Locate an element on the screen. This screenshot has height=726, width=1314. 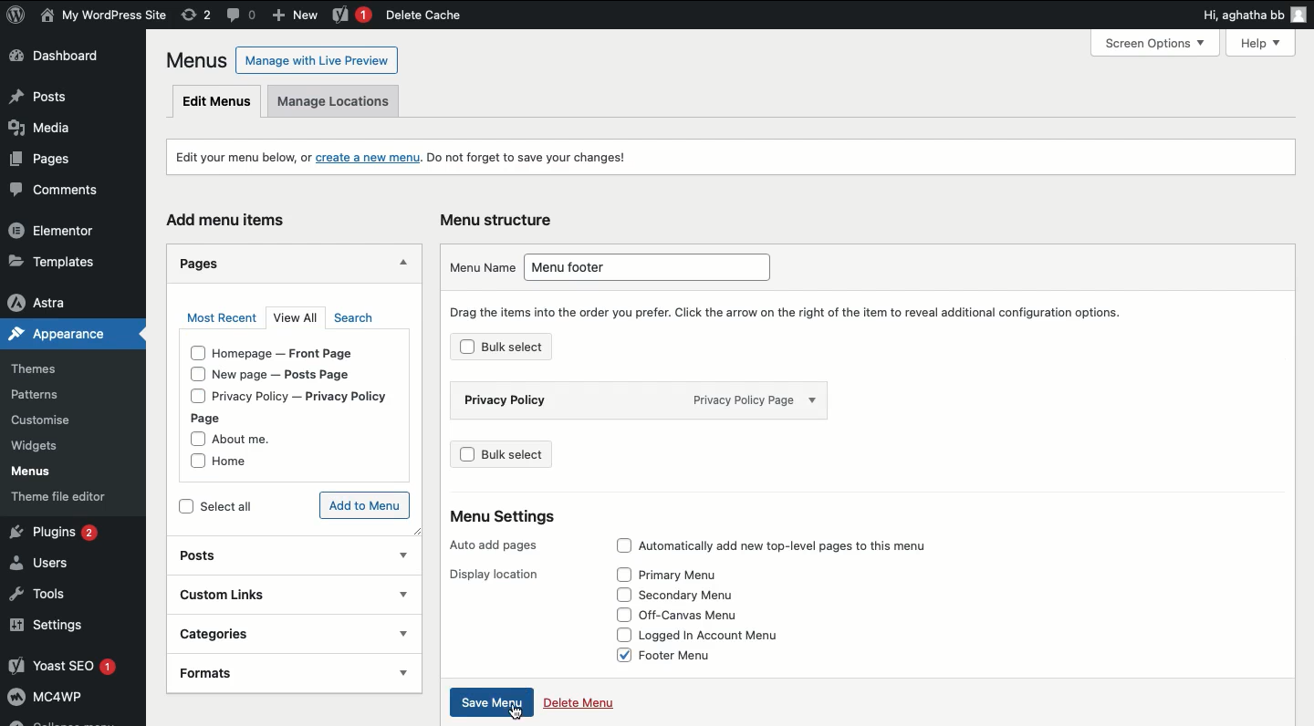
 Primary Menu is located at coordinates (702, 575).